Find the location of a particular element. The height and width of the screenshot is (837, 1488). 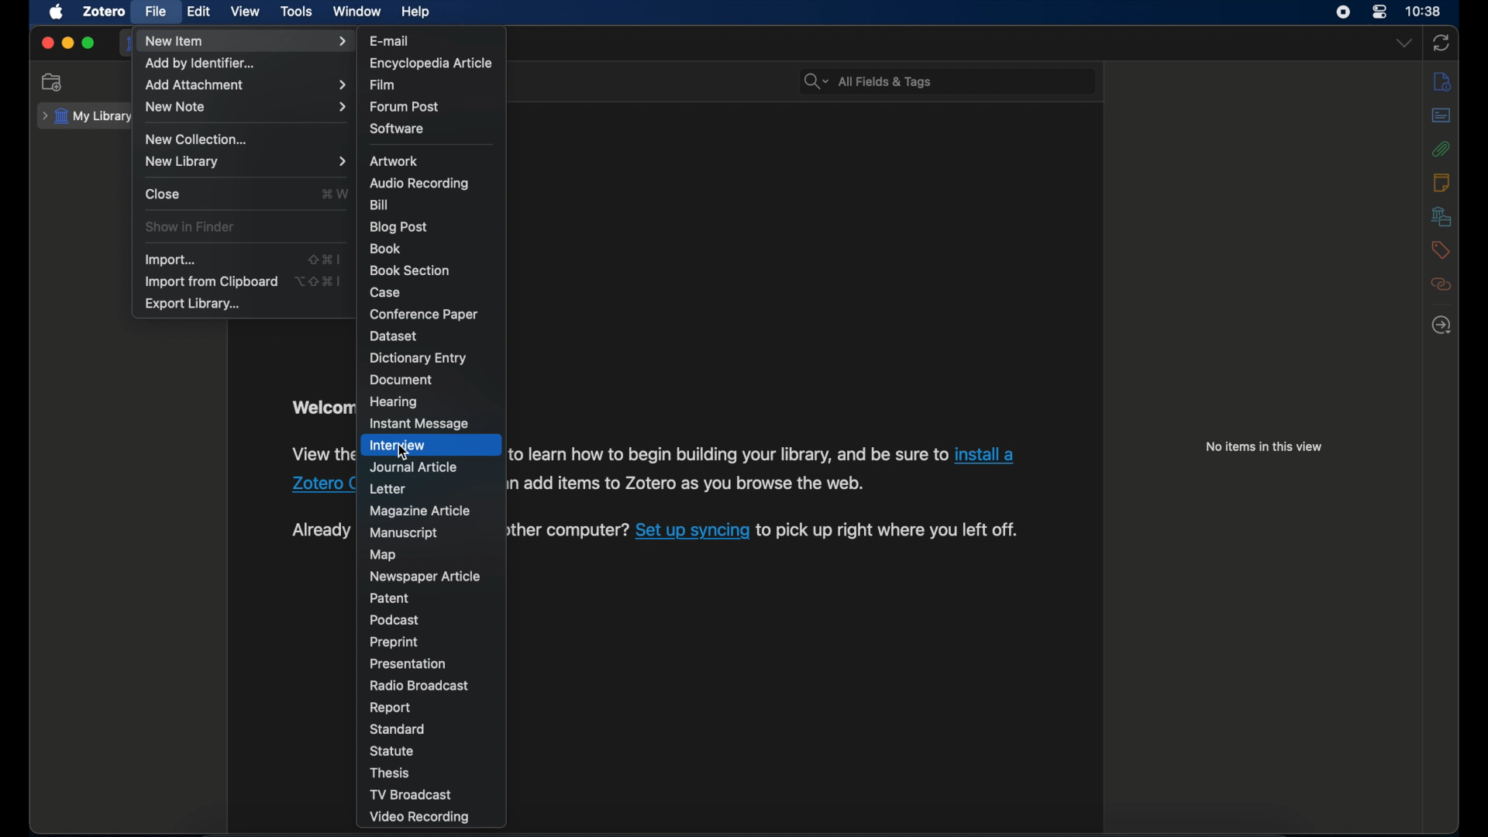

letter is located at coordinates (386, 488).